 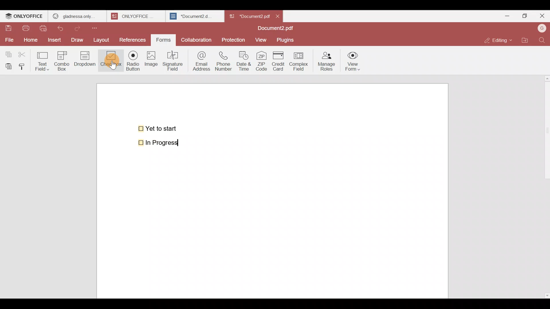 I want to click on Customize quick access toolbar, so click(x=99, y=27).